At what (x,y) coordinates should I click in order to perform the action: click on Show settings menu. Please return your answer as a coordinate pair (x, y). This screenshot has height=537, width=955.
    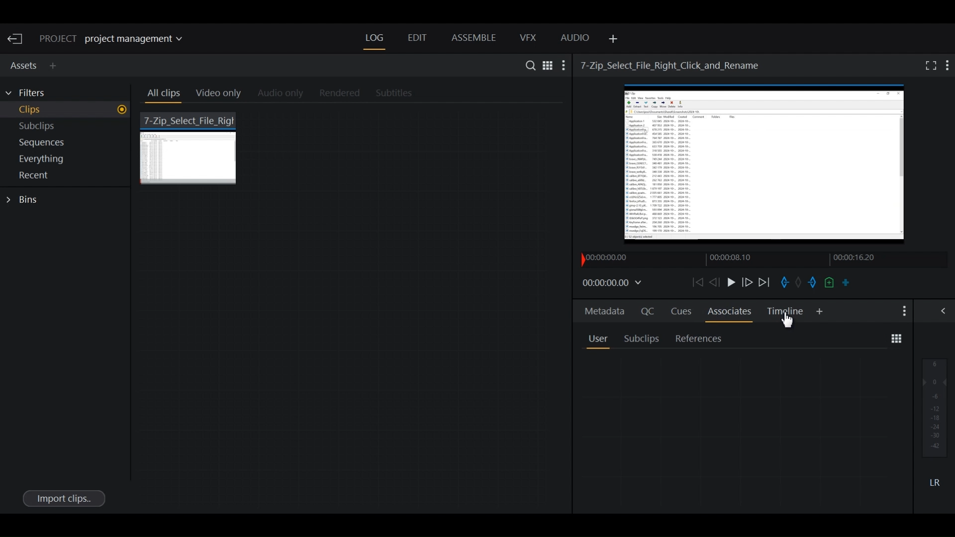
    Looking at the image, I should click on (565, 65).